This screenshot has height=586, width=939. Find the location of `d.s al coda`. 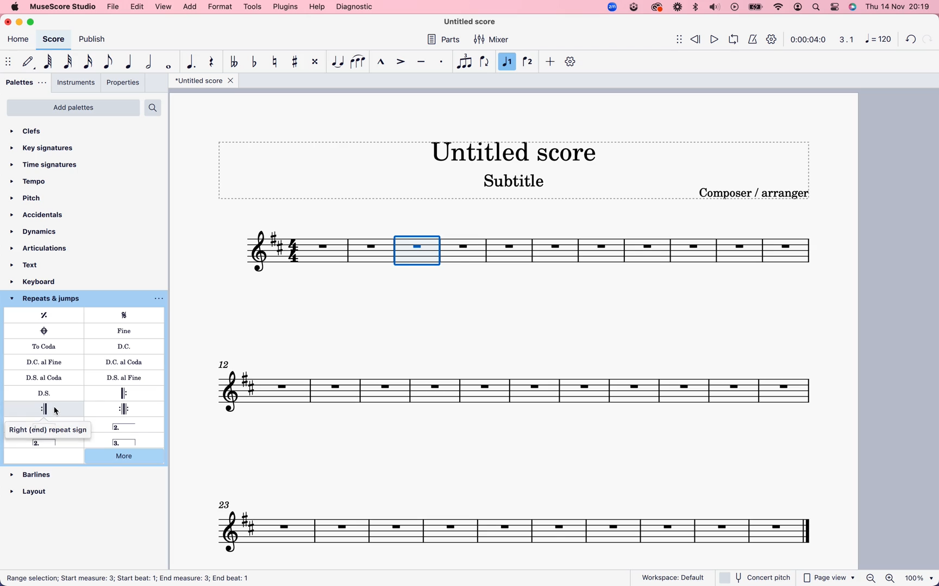

d.s al coda is located at coordinates (48, 377).